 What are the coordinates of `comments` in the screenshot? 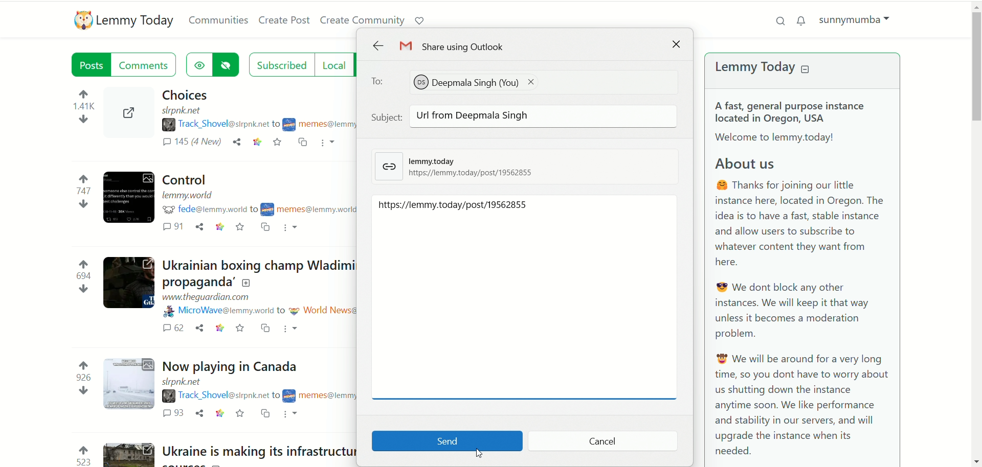 It's located at (175, 414).